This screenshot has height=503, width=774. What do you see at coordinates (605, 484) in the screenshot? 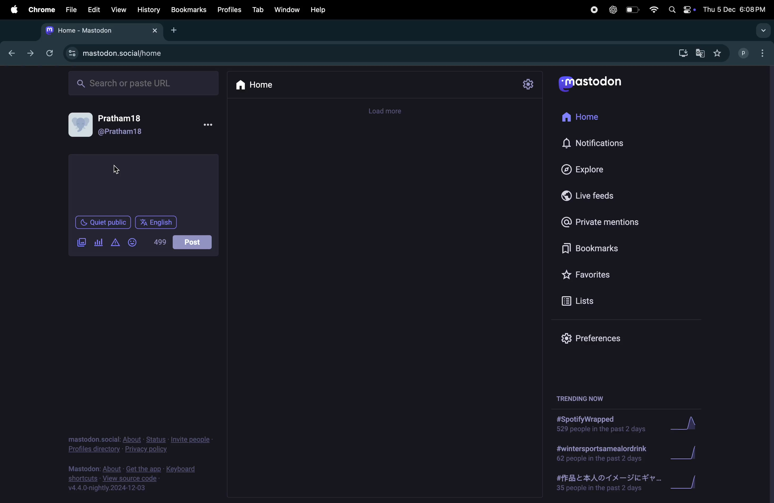
I see `#japanese` at bounding box center [605, 484].